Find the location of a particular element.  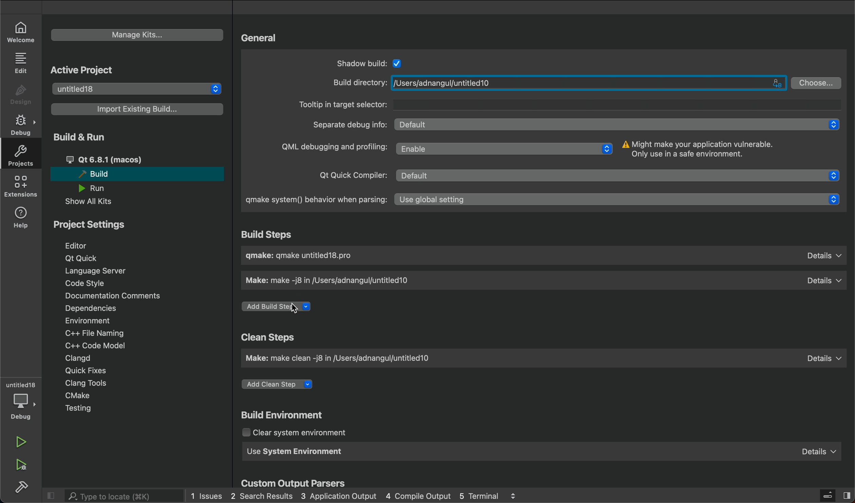

run debug is located at coordinates (19, 464).